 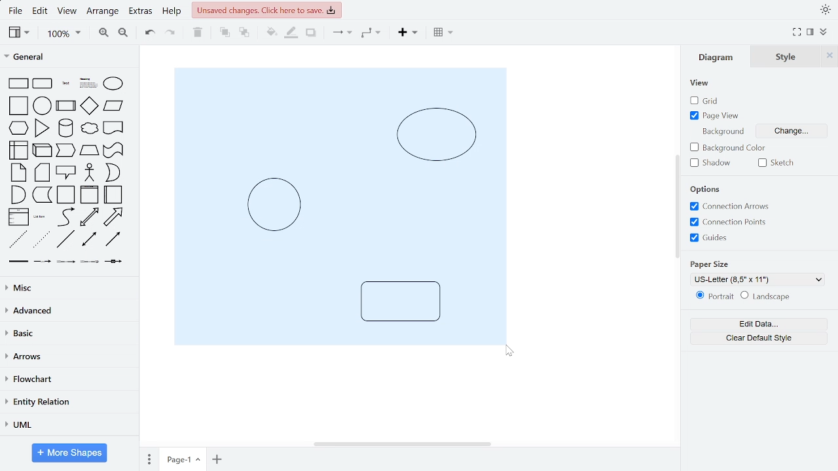 What do you see at coordinates (708, 238) in the screenshot?
I see `guides` at bounding box center [708, 238].